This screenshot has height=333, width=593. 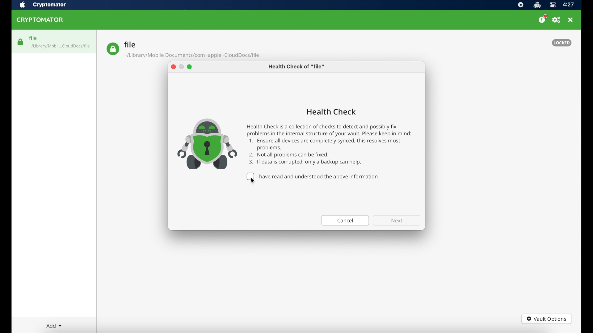 What do you see at coordinates (520, 5) in the screenshot?
I see `screen recorder icon` at bounding box center [520, 5].